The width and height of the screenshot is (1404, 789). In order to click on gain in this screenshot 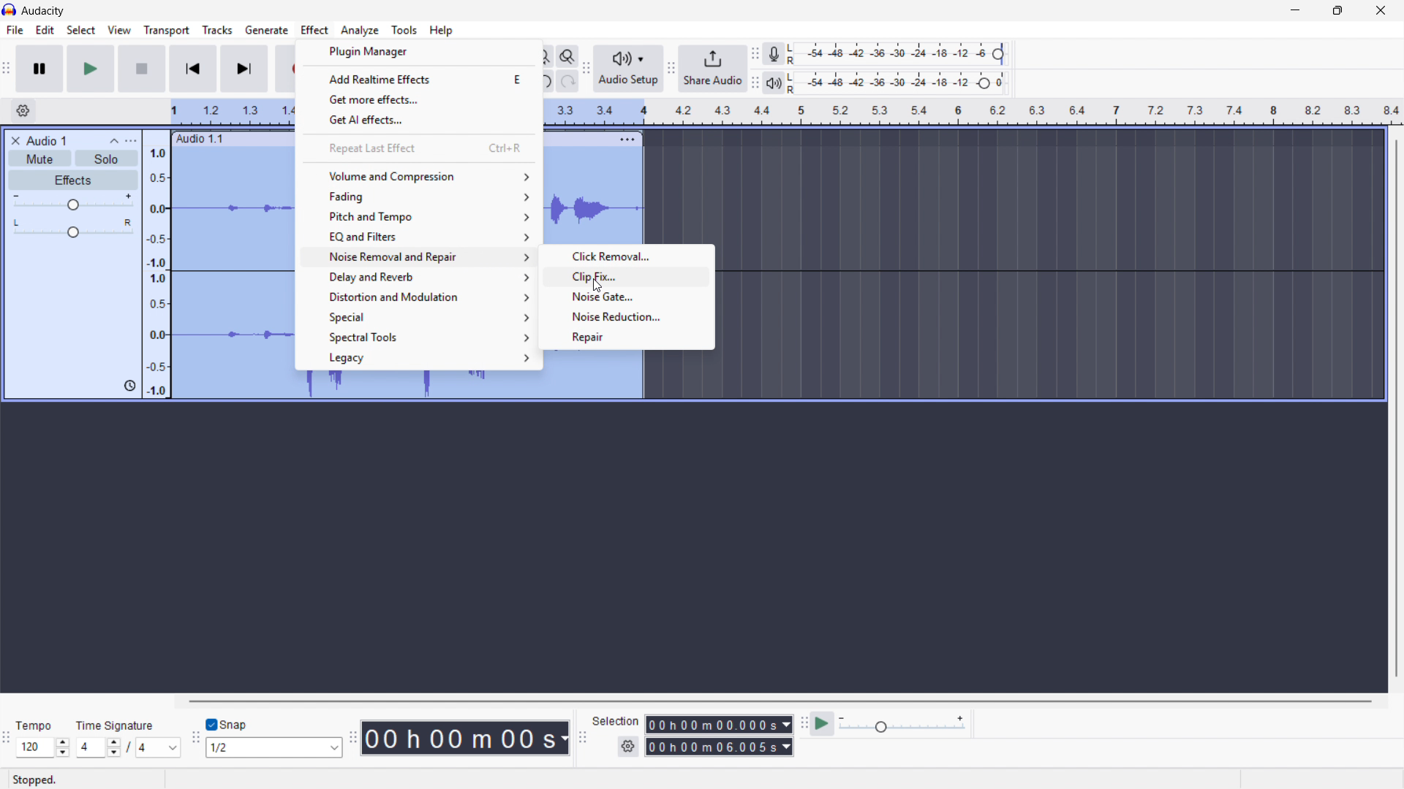, I will do `click(74, 205)`.